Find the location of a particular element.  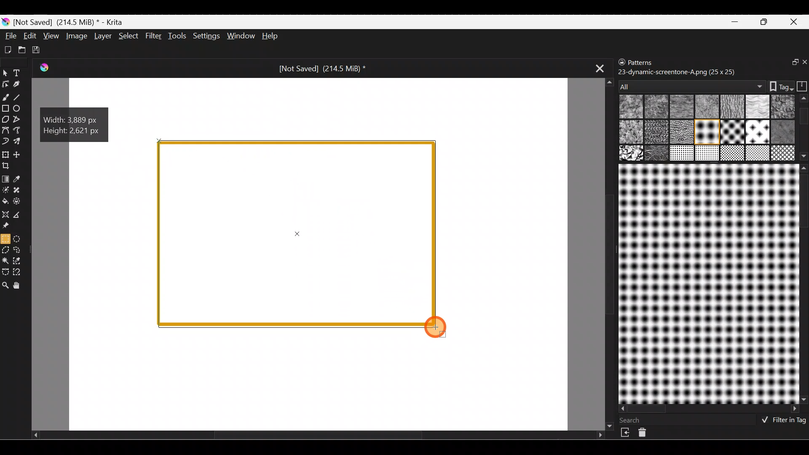

Settings is located at coordinates (205, 36).